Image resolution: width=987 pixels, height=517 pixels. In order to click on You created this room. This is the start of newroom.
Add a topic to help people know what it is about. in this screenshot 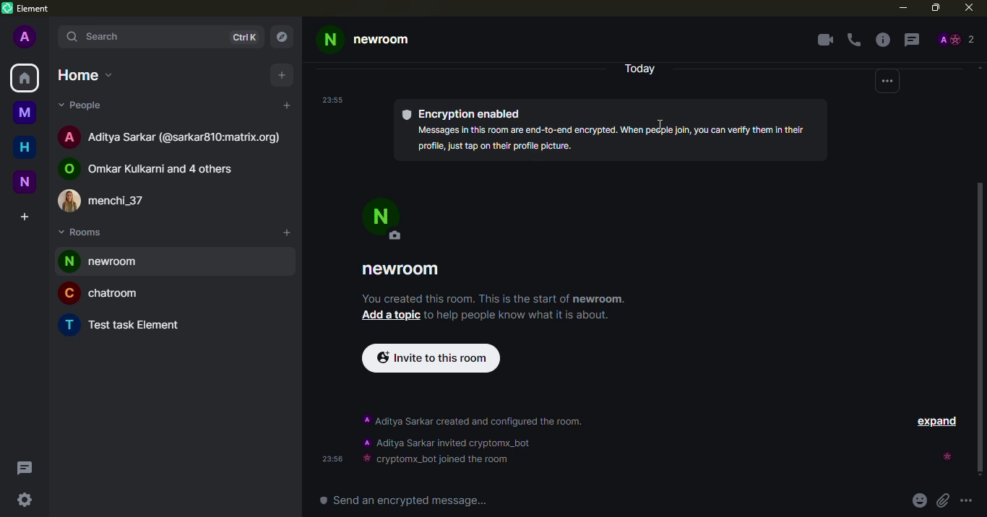, I will do `click(497, 308)`.